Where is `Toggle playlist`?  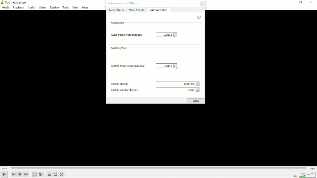
Toggle playlist is located at coordinates (49, 174).